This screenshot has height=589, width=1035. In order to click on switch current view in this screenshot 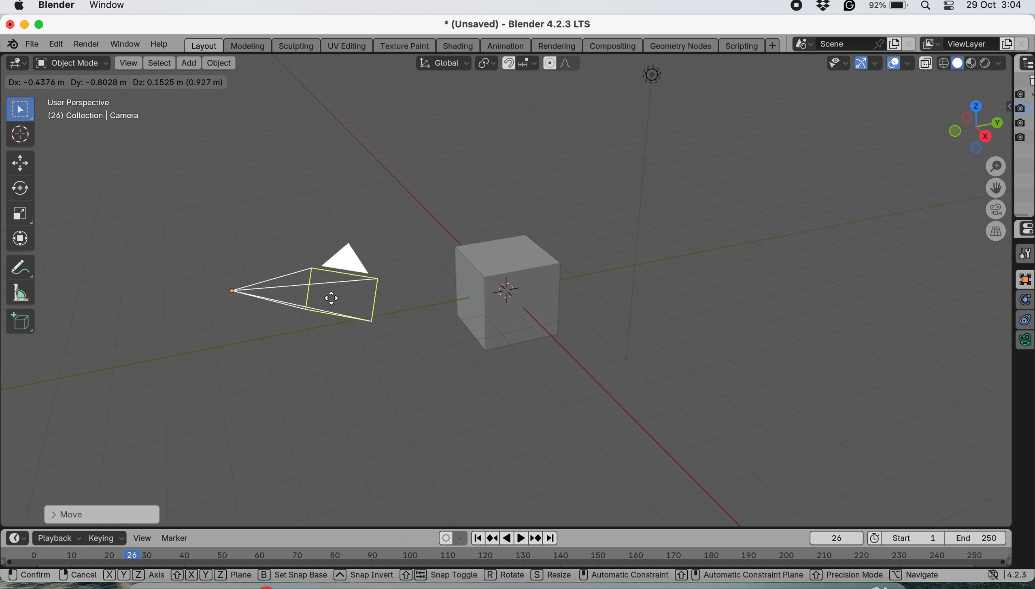, I will do `click(997, 231)`.